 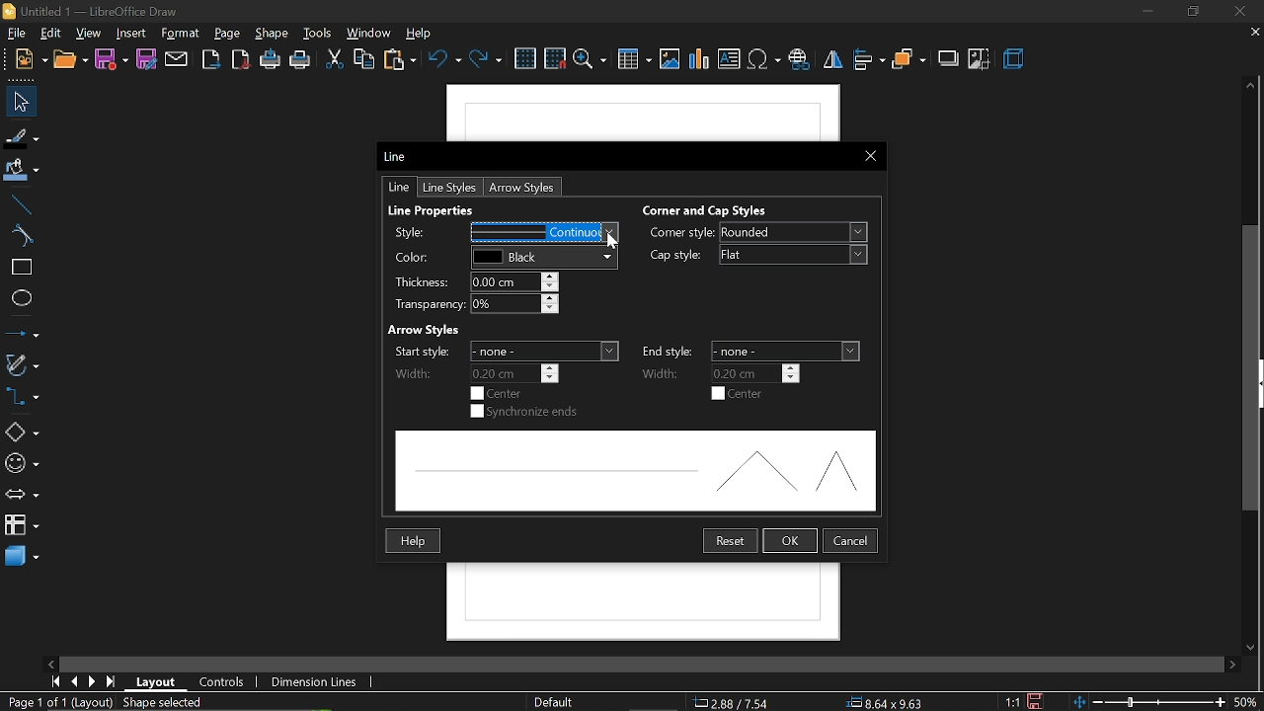 I want to click on arrows, so click(x=22, y=495).